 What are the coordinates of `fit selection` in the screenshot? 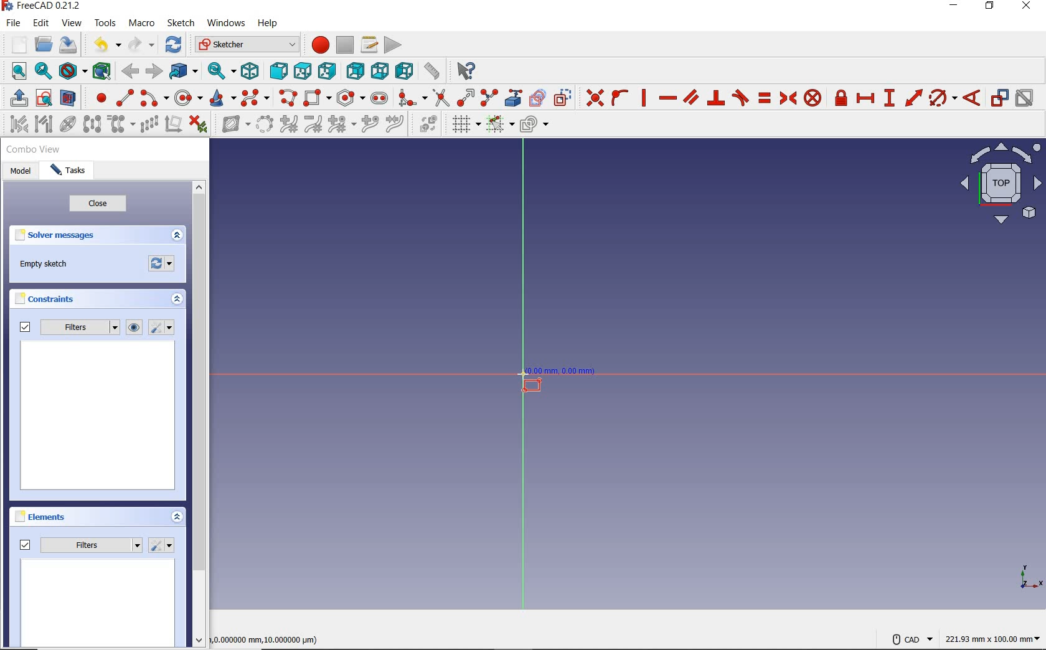 It's located at (42, 72).